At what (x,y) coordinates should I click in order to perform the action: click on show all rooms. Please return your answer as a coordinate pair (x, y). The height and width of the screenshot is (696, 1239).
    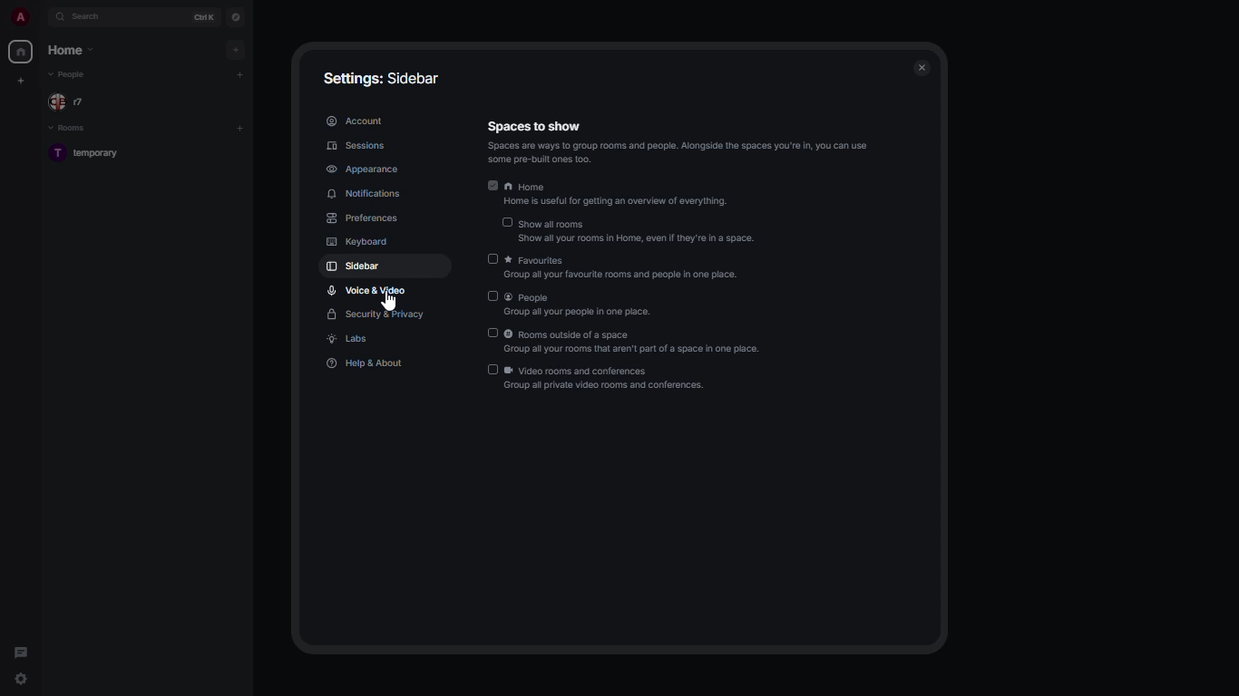
    Looking at the image, I should click on (638, 231).